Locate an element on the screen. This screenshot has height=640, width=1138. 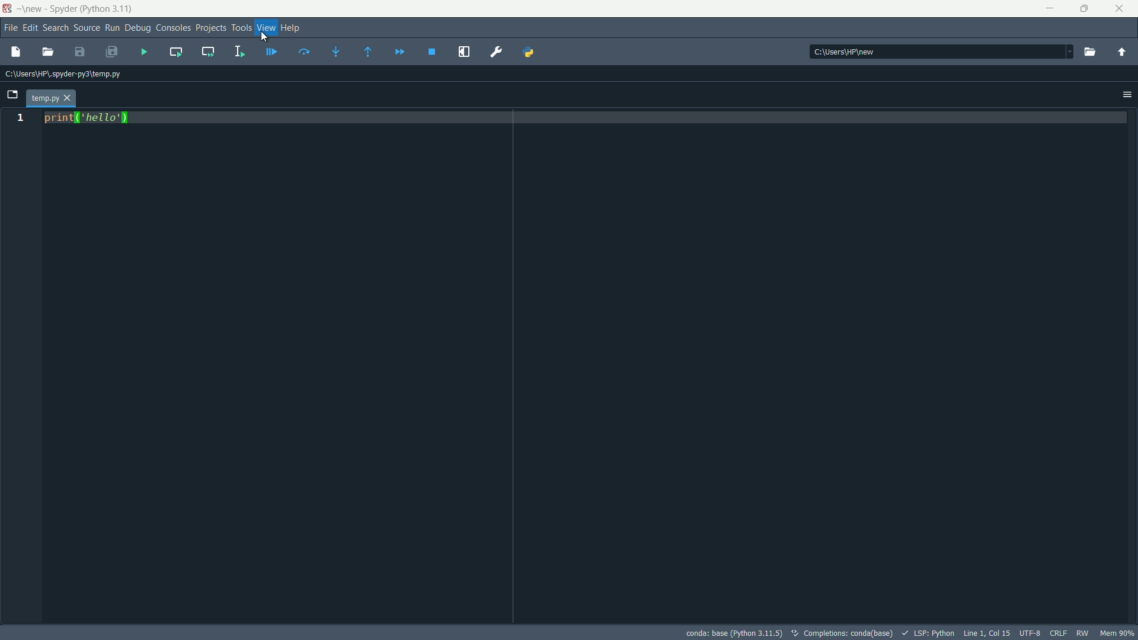
run selection is located at coordinates (239, 52).